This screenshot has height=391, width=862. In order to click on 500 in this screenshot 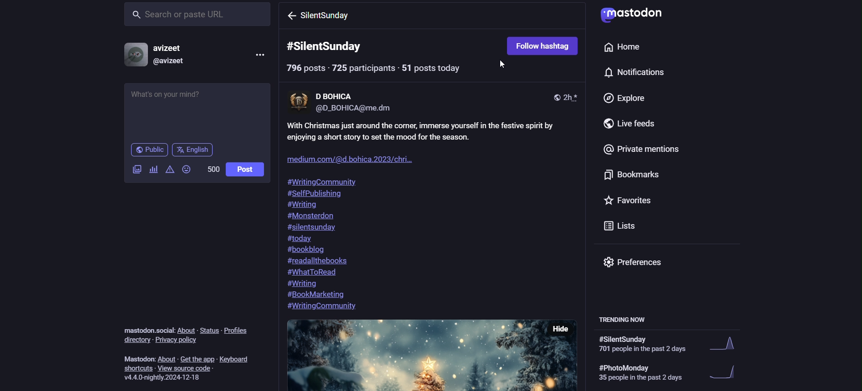, I will do `click(210, 170)`.